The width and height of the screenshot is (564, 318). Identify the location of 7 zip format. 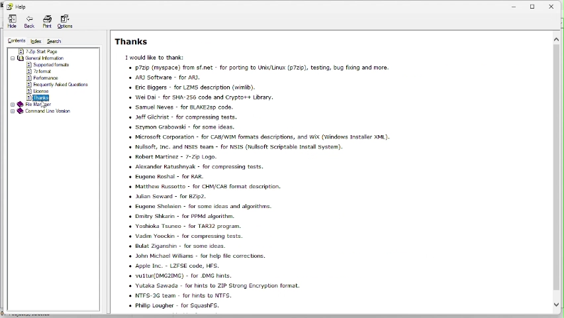
(40, 71).